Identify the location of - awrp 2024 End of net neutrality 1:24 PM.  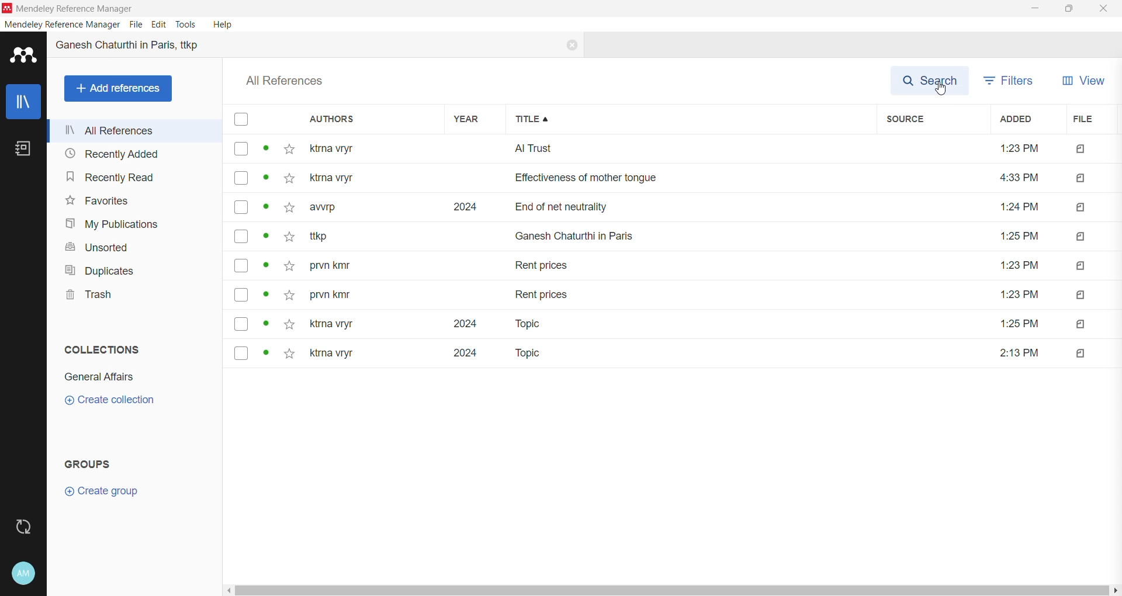
(676, 206).